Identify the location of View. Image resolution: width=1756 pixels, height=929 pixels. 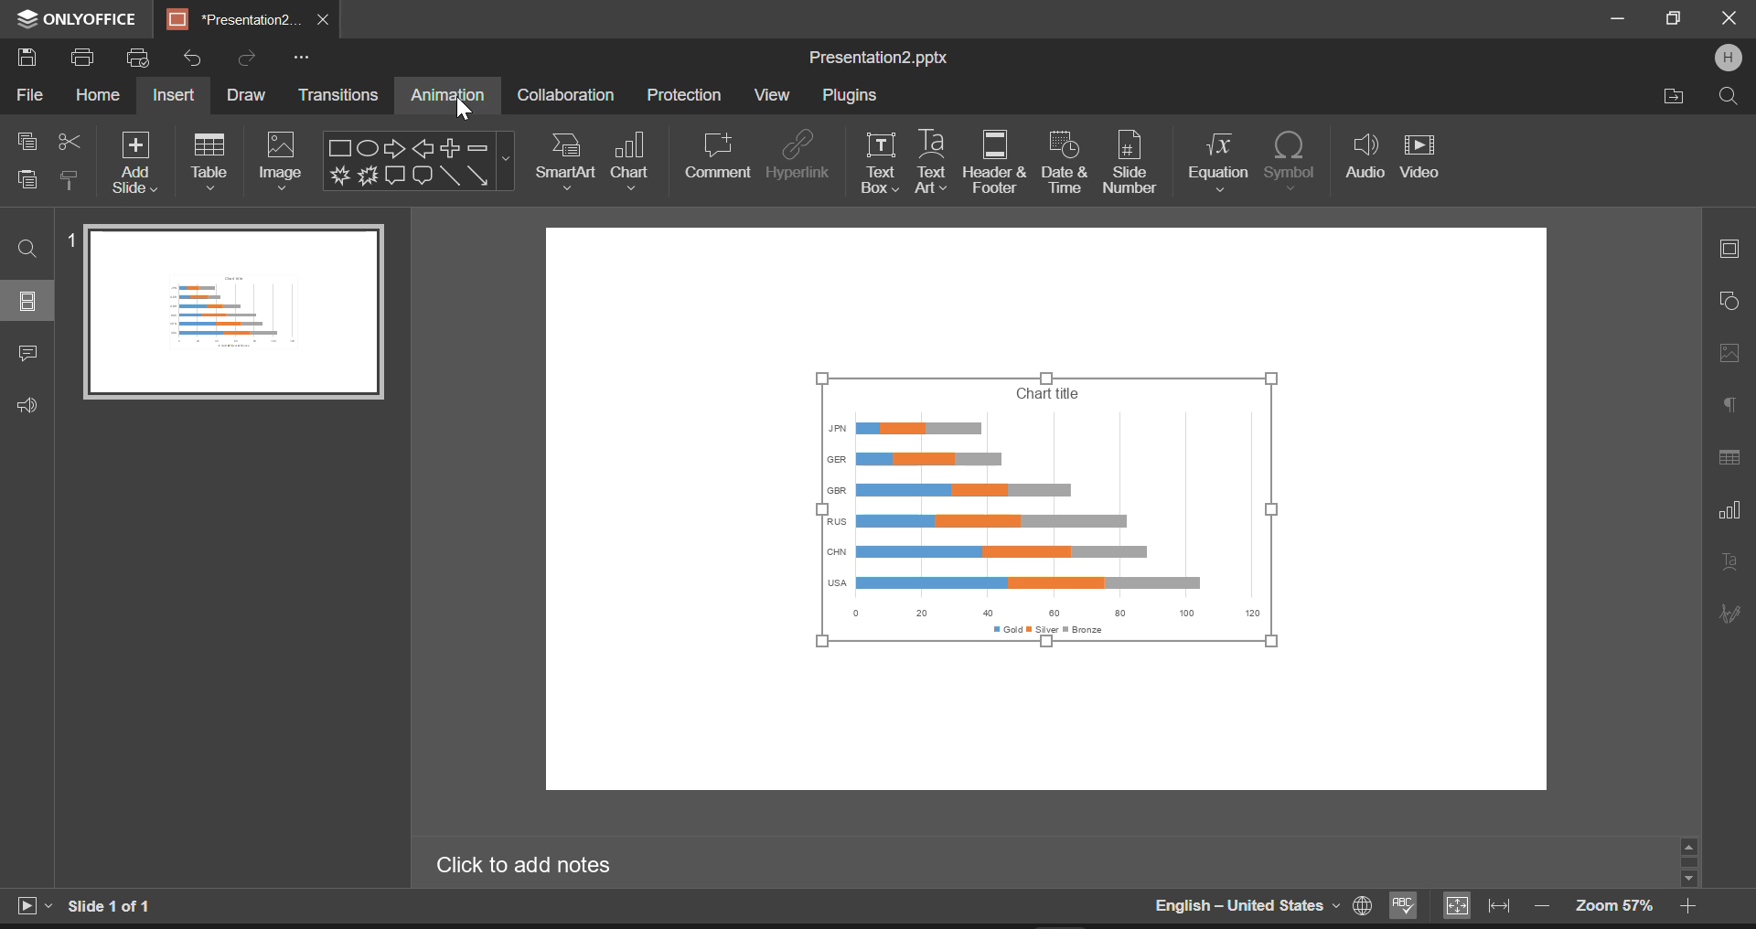
(772, 94).